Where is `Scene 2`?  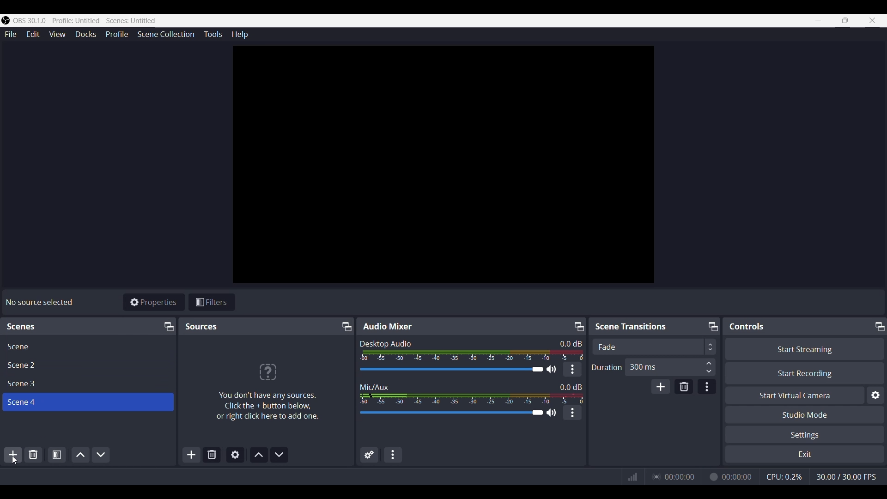
Scene 2 is located at coordinates (88, 365).